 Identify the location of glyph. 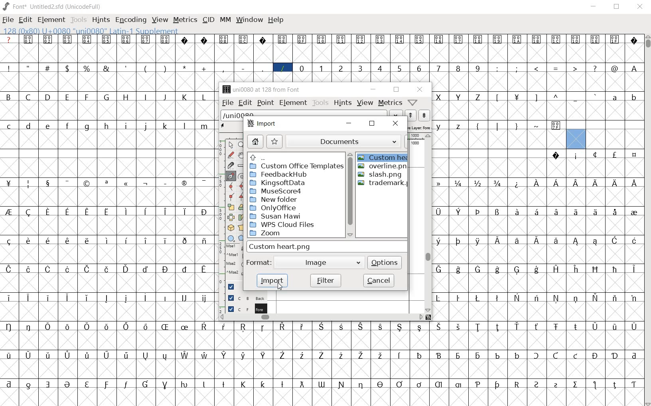
(223, 384).